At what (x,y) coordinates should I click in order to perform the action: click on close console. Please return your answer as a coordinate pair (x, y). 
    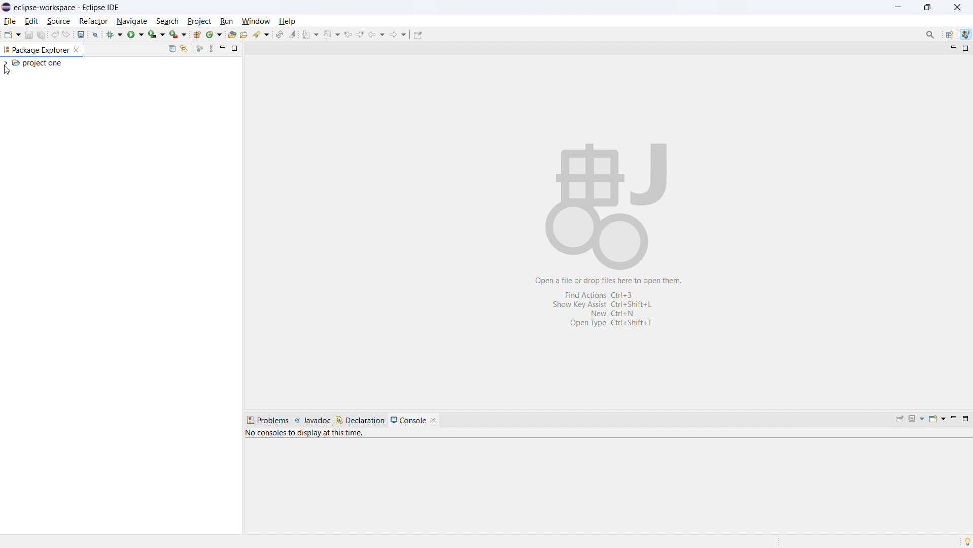
    Looking at the image, I should click on (436, 419).